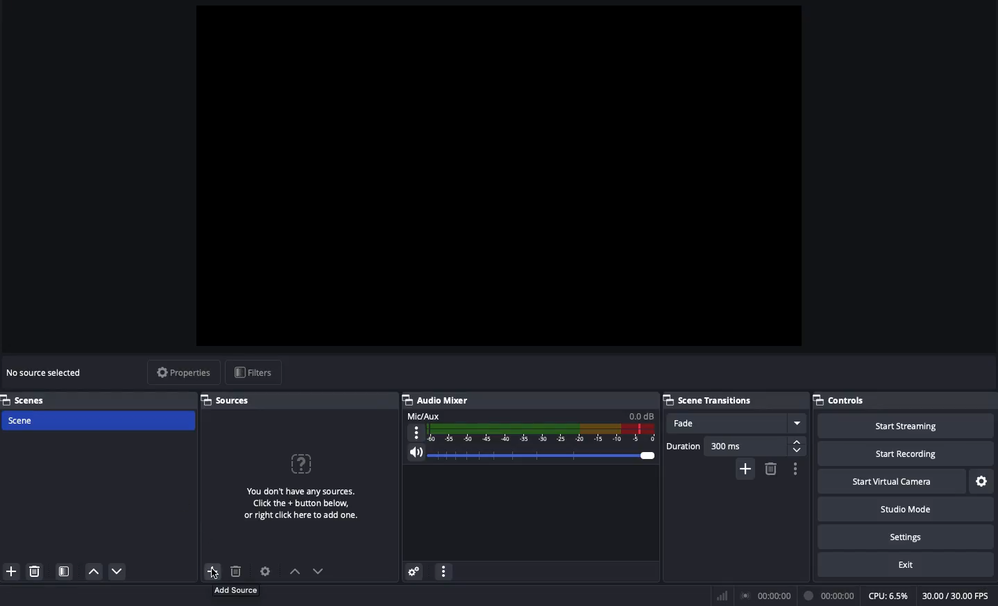 Image resolution: width=998 pixels, height=606 pixels. I want to click on Audio mixer, so click(439, 400).